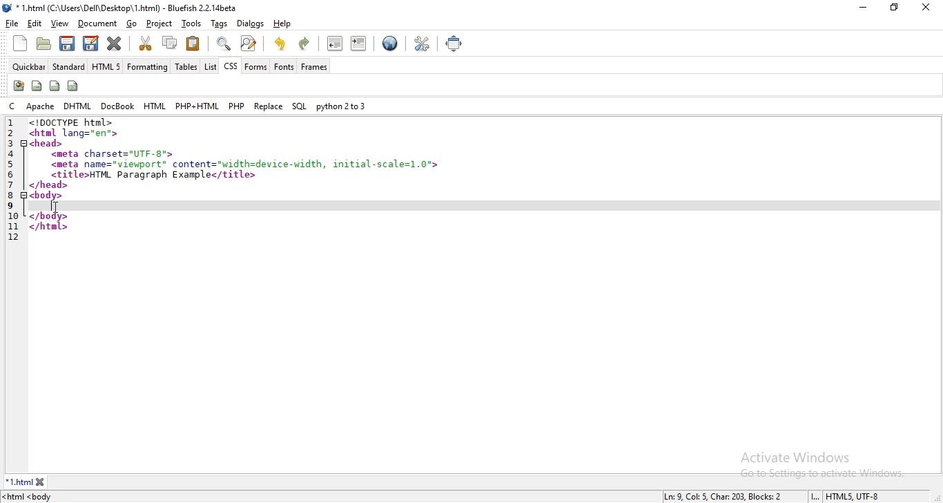 The height and width of the screenshot is (503, 943). Describe the element at coordinates (40, 106) in the screenshot. I see `apache` at that location.